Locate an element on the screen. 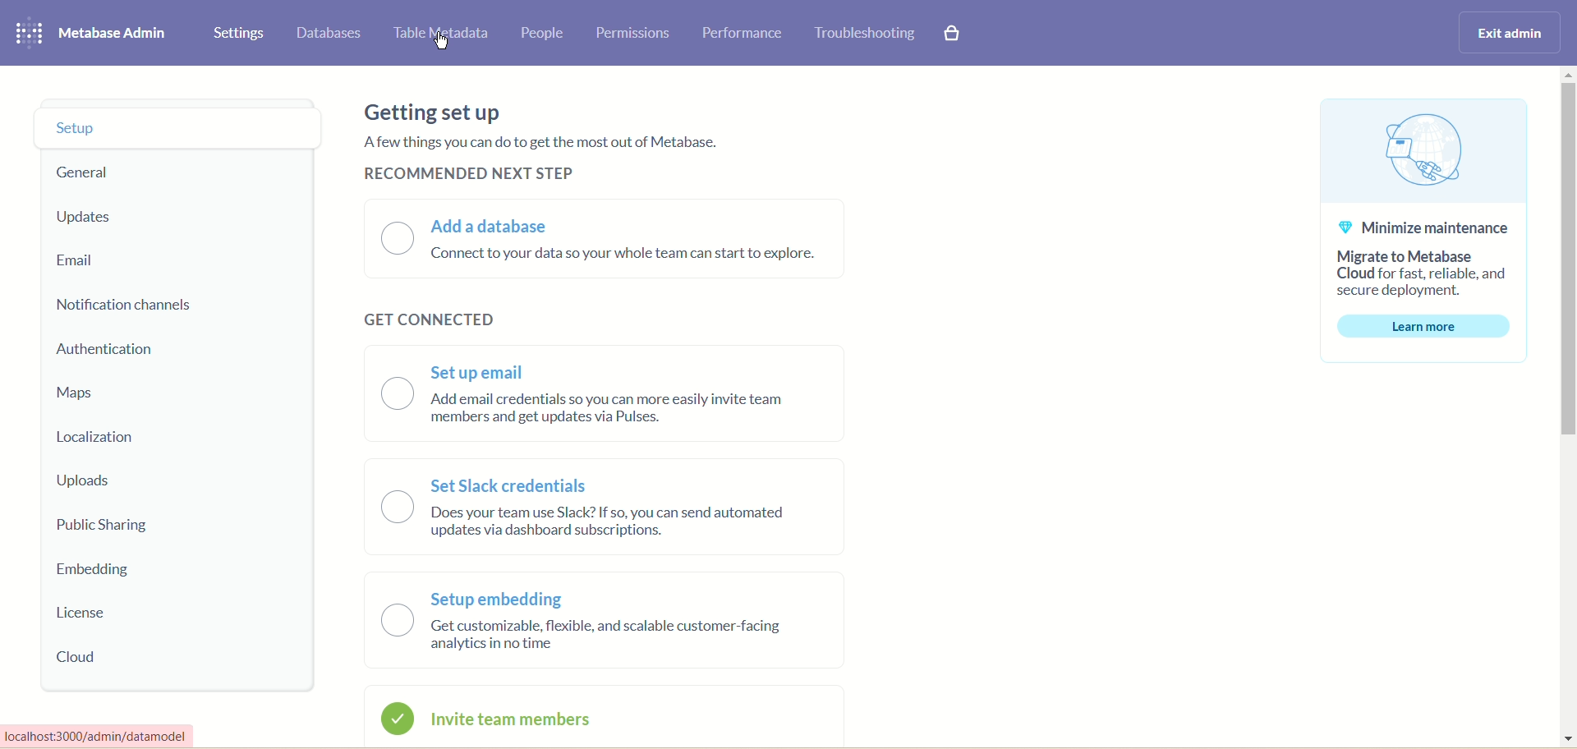 The image size is (1577, 749). uploads is located at coordinates (83, 481).